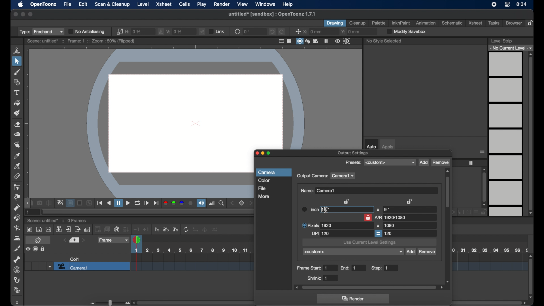 The width and height of the screenshot is (544, 306). I want to click on link, so click(216, 31).